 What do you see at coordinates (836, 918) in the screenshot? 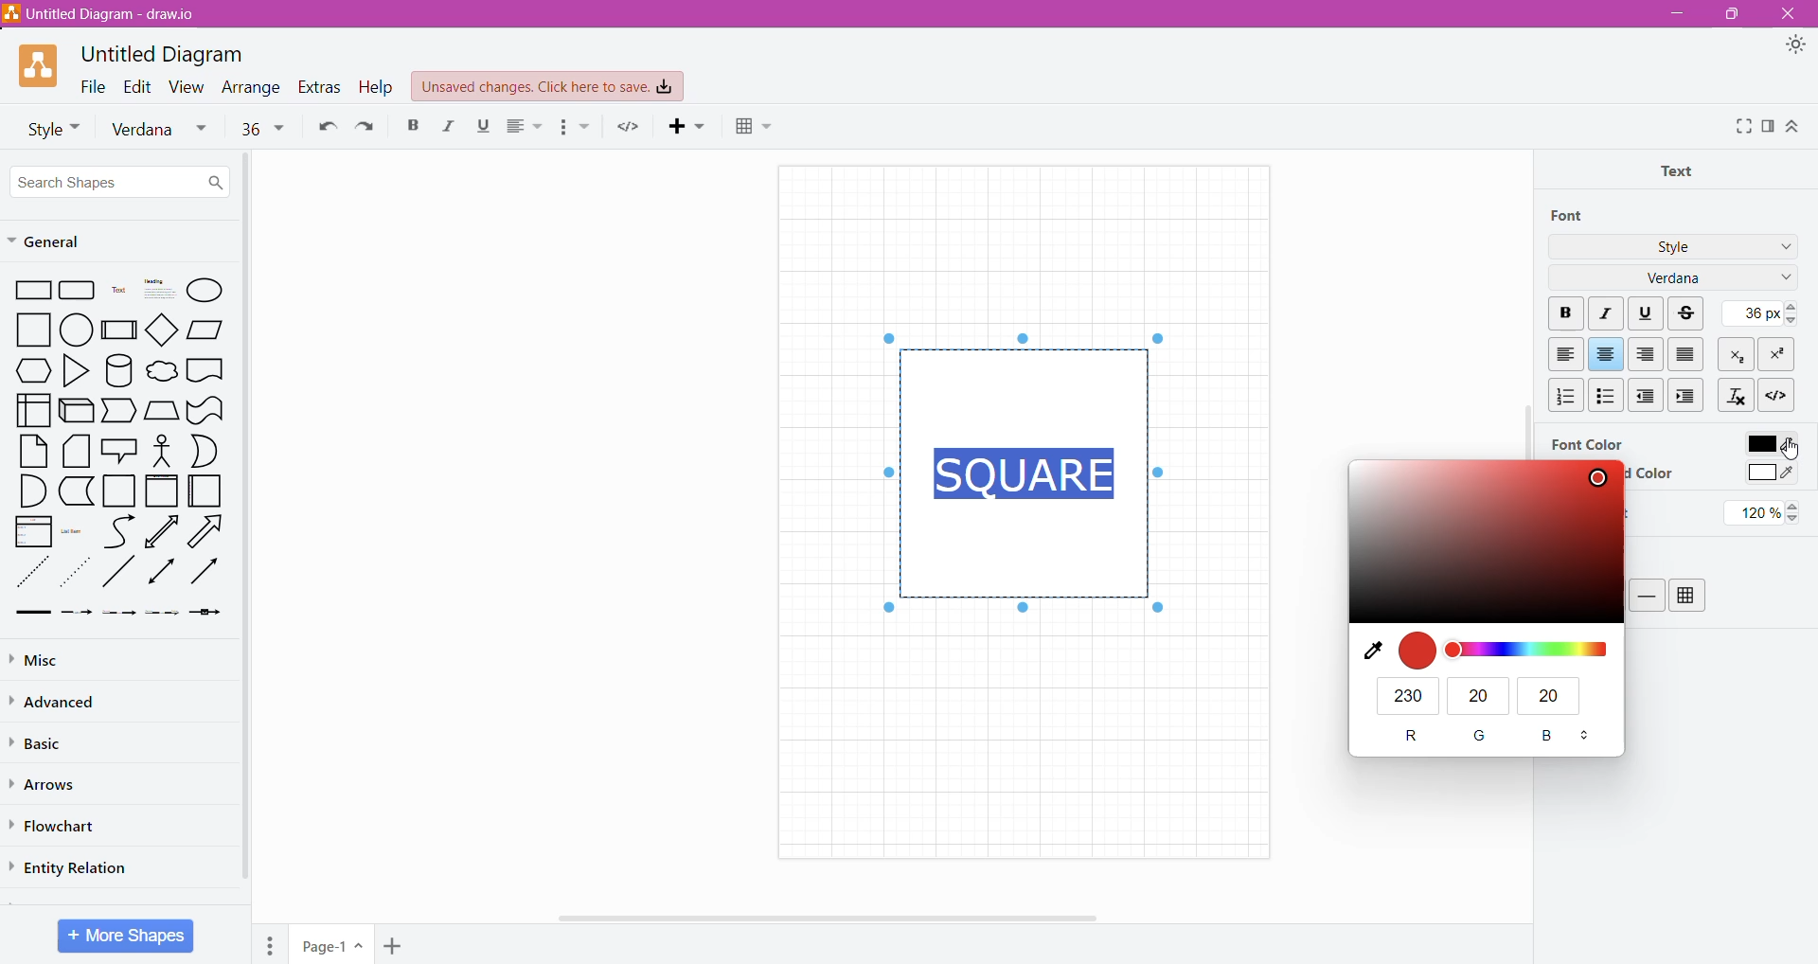
I see `Horizontal Scroll Bar` at bounding box center [836, 918].